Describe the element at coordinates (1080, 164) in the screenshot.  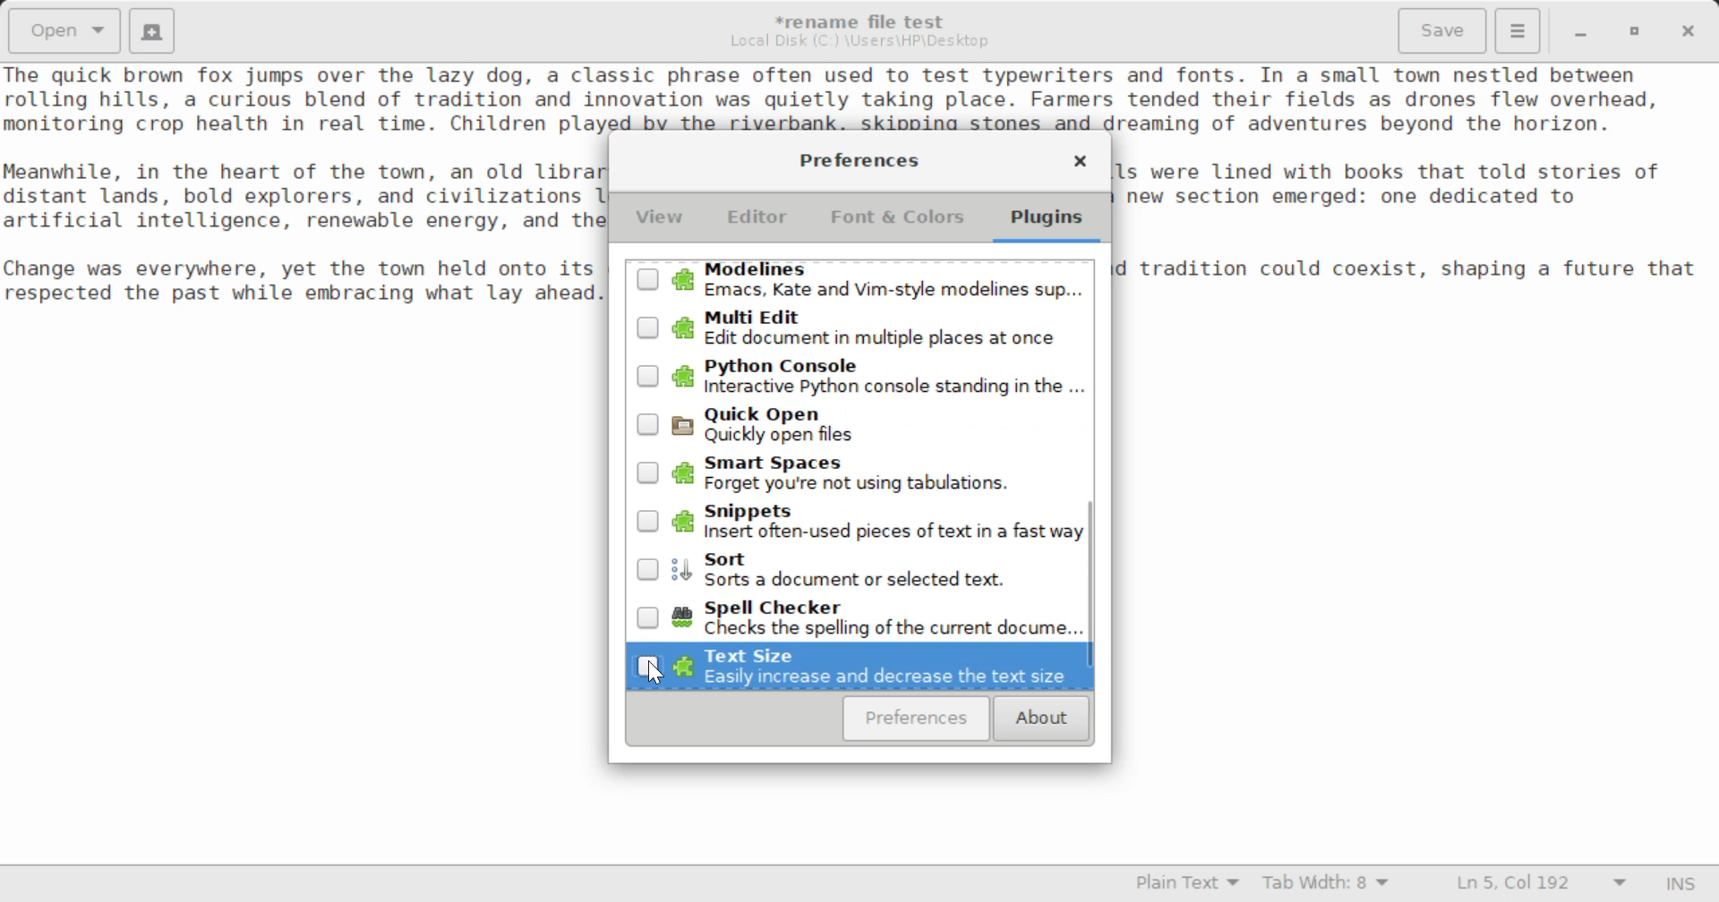
I see `Close Window` at that location.